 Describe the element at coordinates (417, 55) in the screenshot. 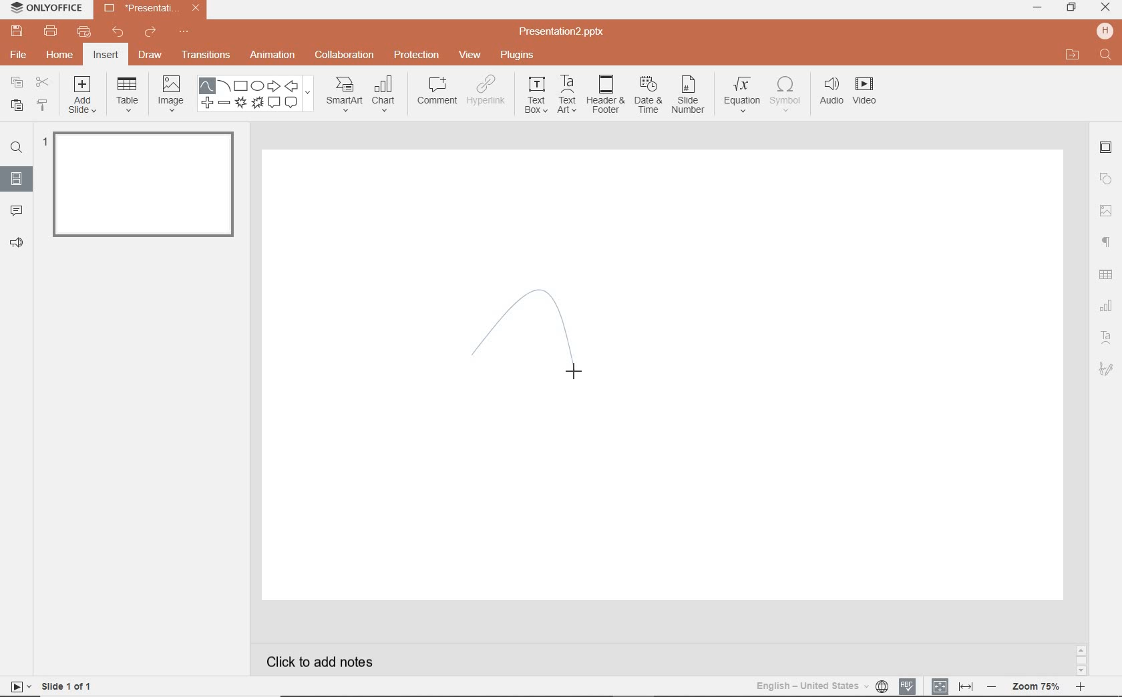

I see `PROTECTION` at that location.